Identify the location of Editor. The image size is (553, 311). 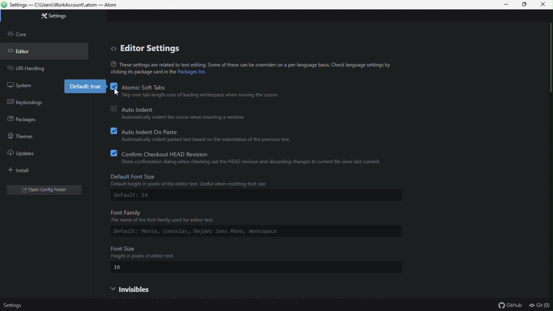
(25, 51).